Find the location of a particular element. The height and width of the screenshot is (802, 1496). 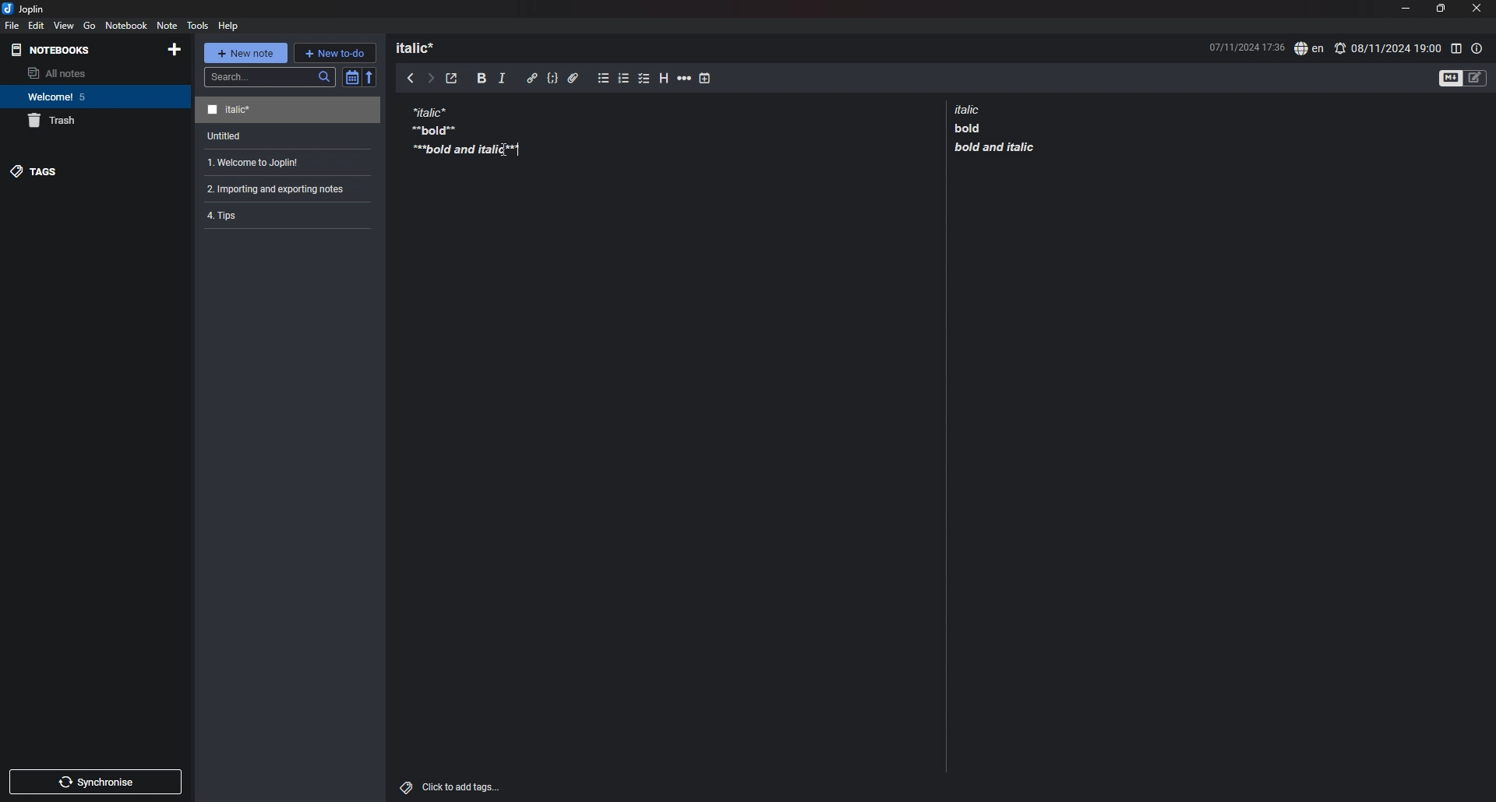

view is located at coordinates (65, 25).